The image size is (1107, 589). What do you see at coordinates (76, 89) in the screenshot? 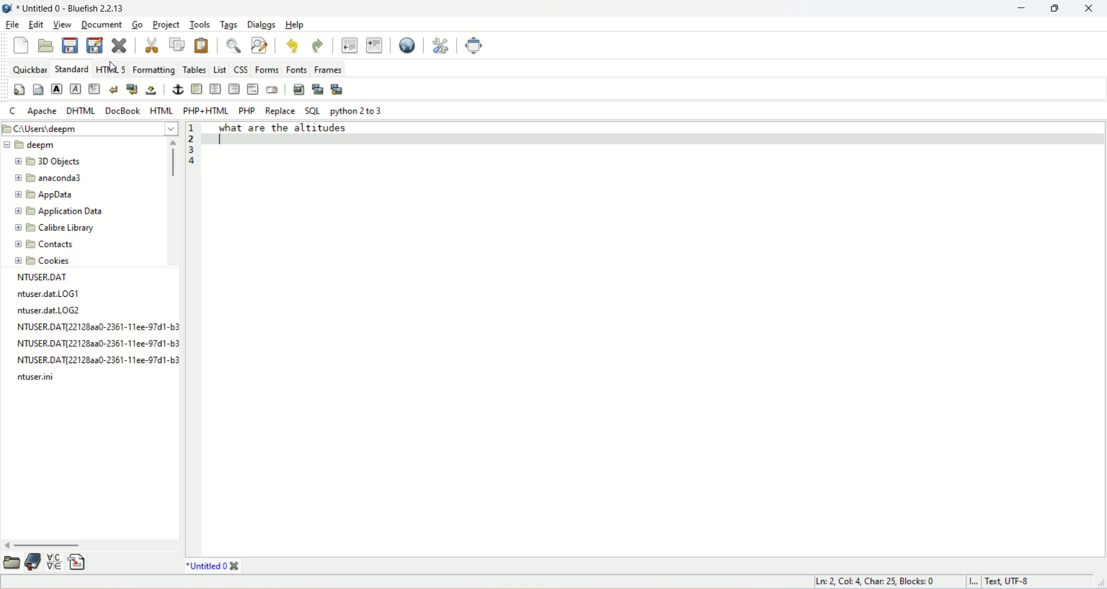
I see `emphasize` at bounding box center [76, 89].